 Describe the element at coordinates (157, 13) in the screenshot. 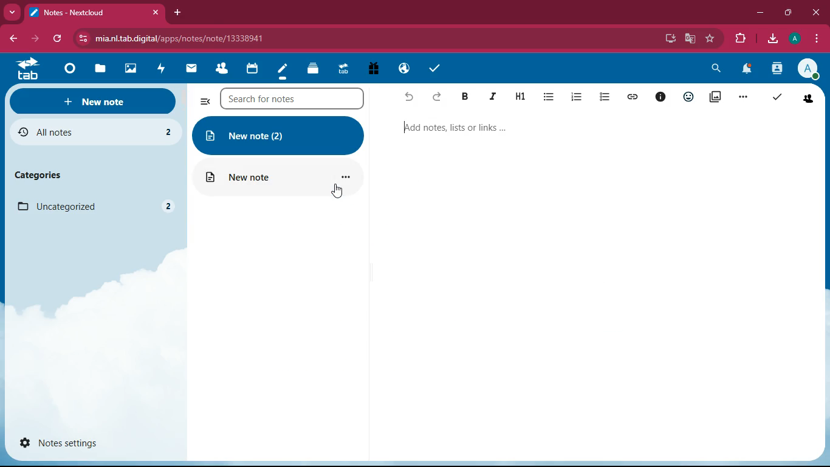

I see `close` at that location.